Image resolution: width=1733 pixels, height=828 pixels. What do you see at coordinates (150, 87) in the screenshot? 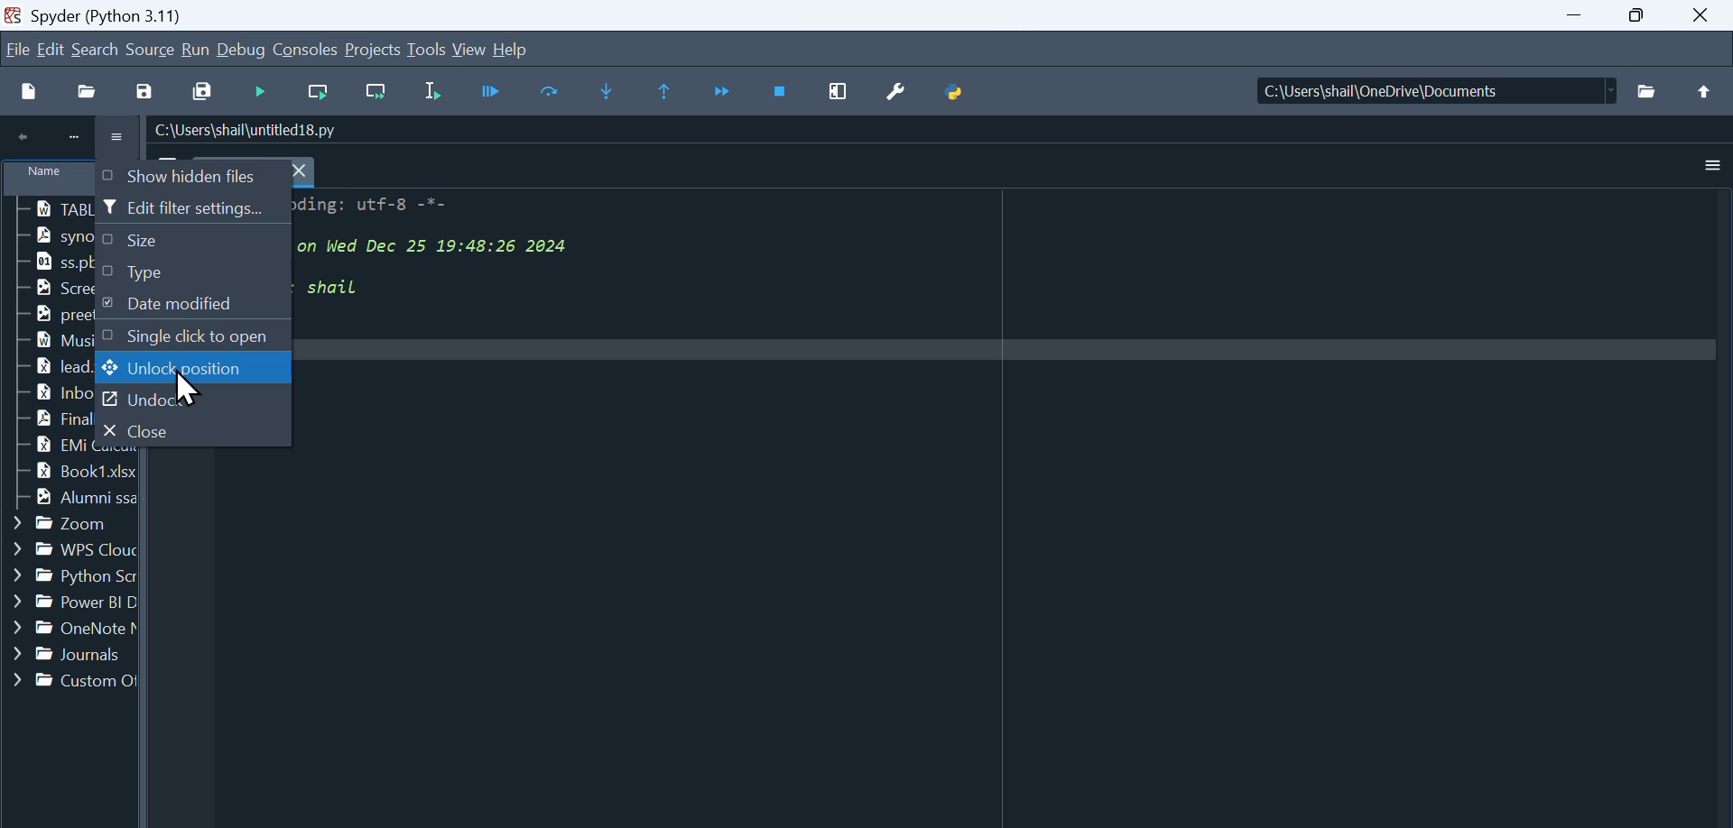
I see `Save` at bounding box center [150, 87].